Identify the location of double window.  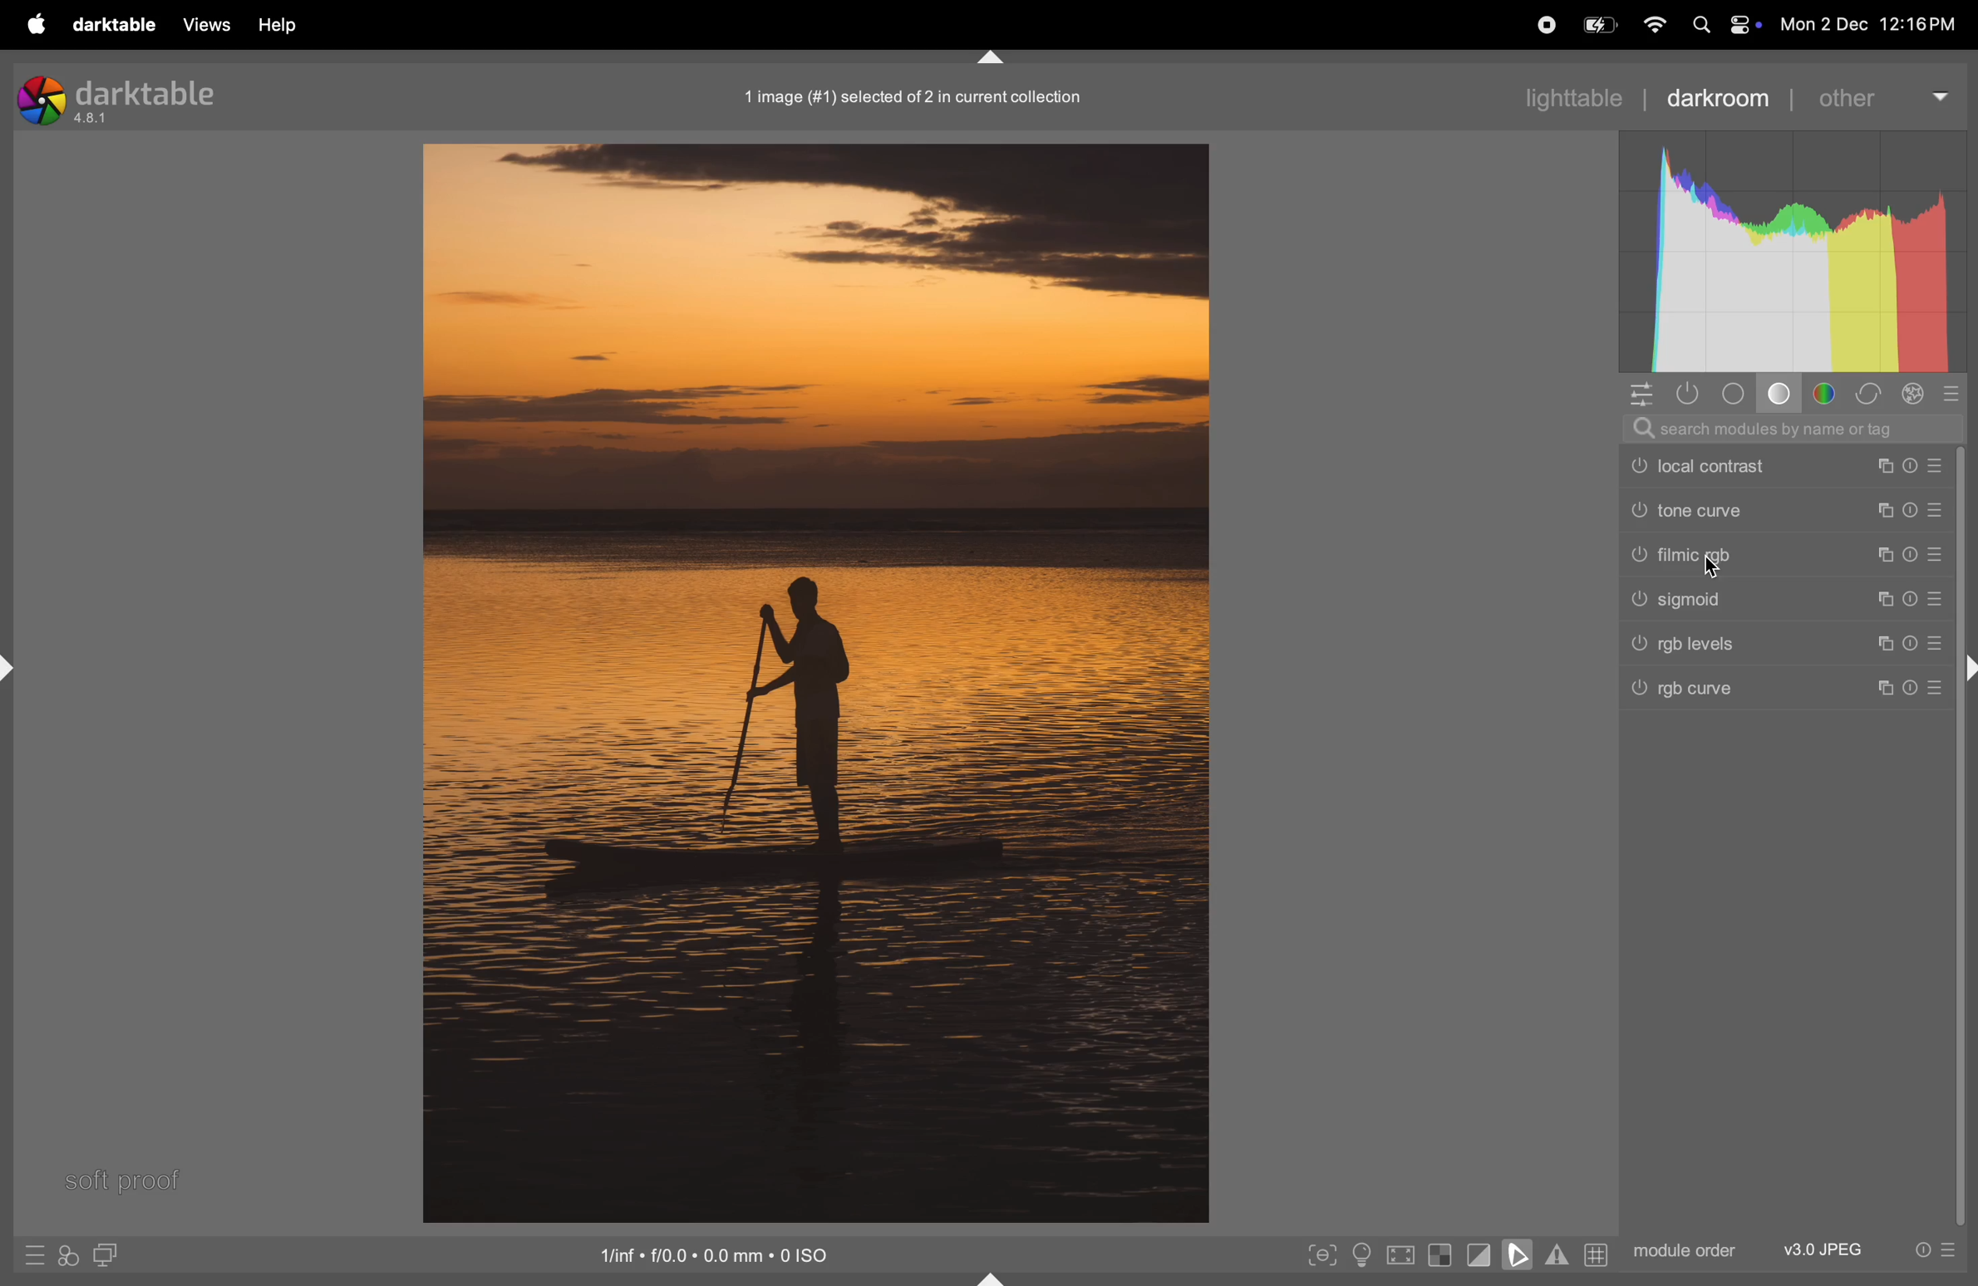
(103, 1257).